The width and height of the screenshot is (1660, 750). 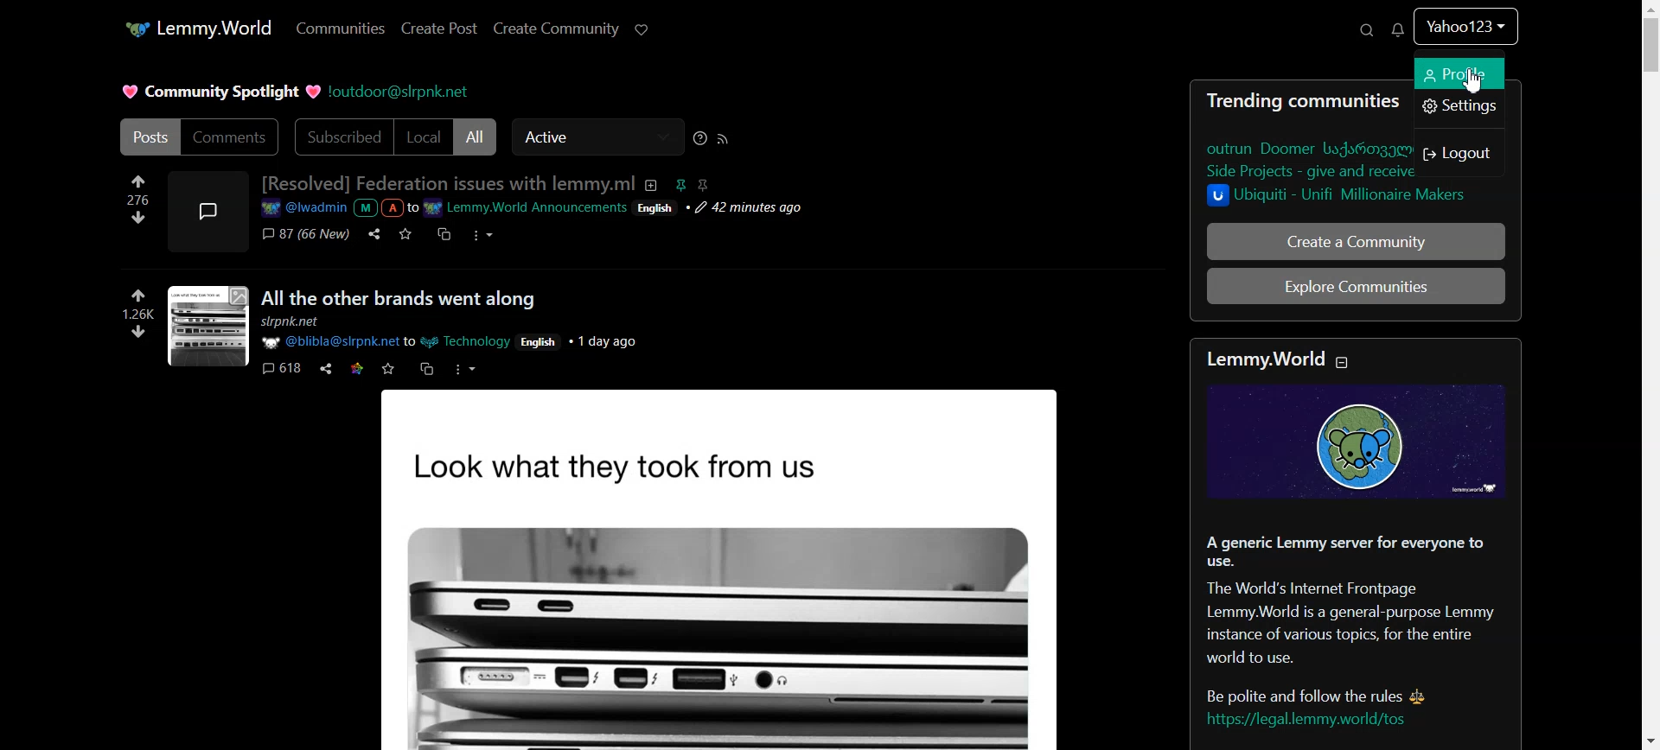 What do you see at coordinates (1242, 101) in the screenshot?
I see `trending` at bounding box center [1242, 101].